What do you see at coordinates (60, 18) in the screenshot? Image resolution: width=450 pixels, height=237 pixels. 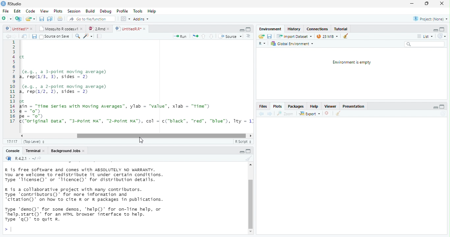 I see `print current file` at bounding box center [60, 18].